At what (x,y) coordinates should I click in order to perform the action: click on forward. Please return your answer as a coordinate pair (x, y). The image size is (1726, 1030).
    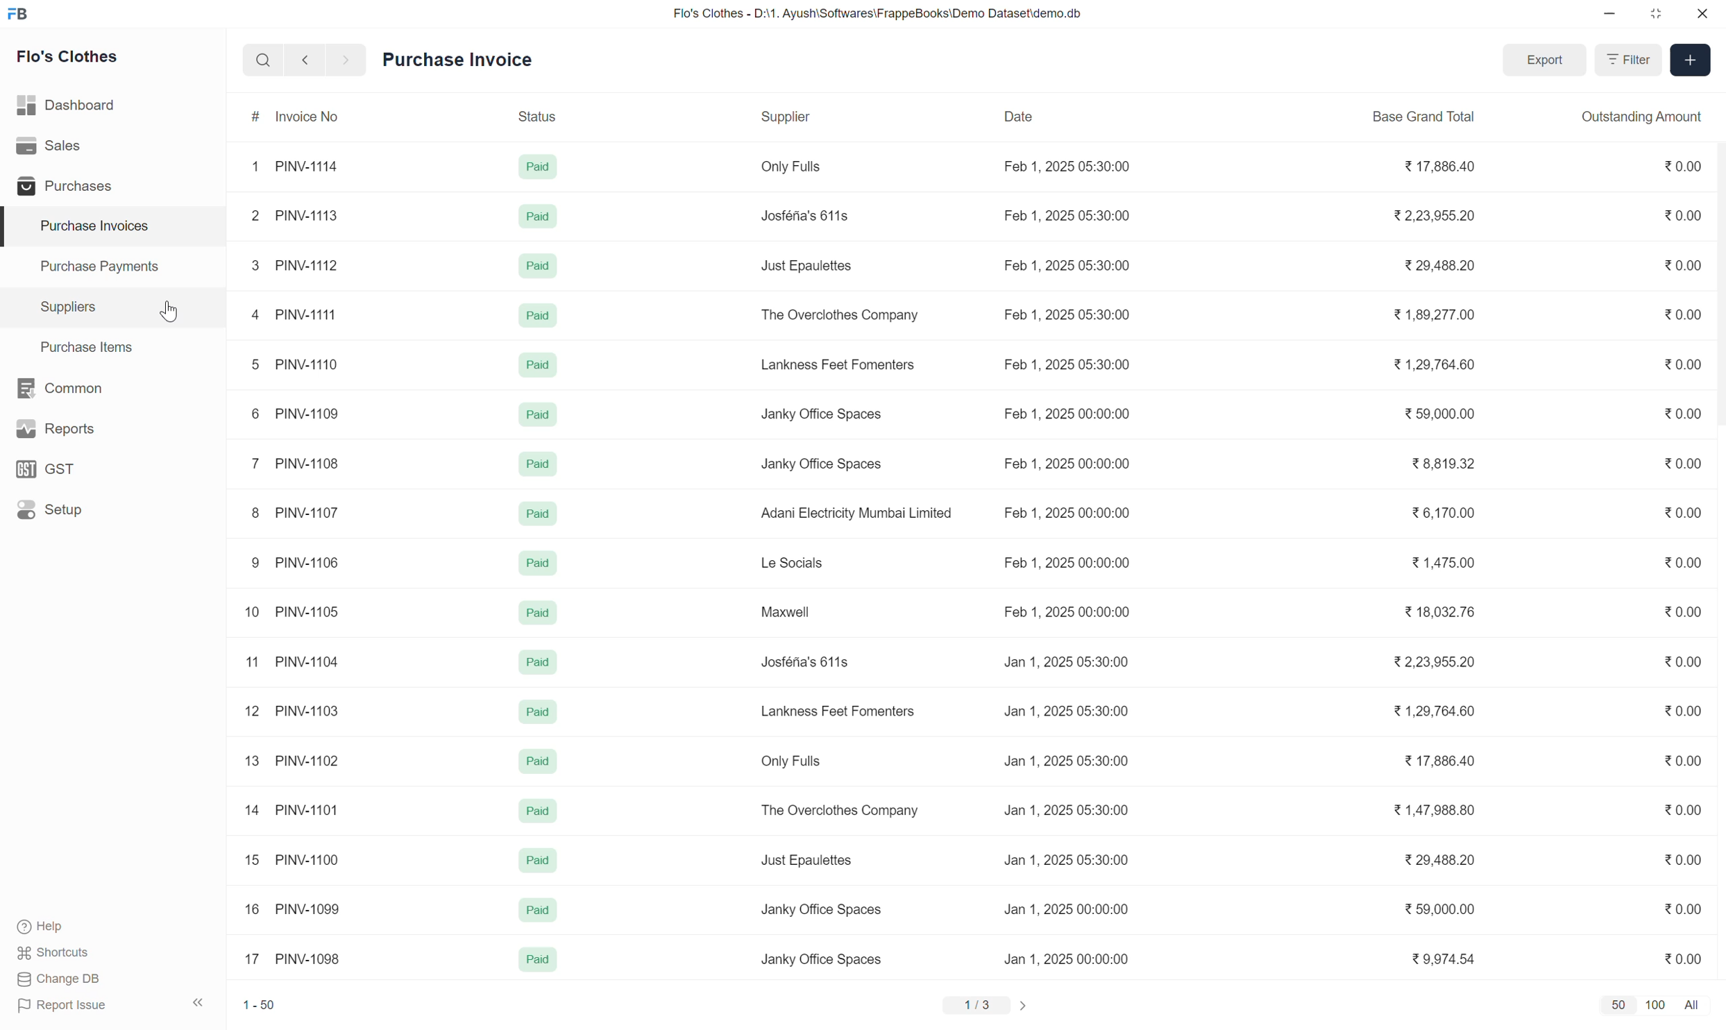
    Looking at the image, I should click on (346, 60).